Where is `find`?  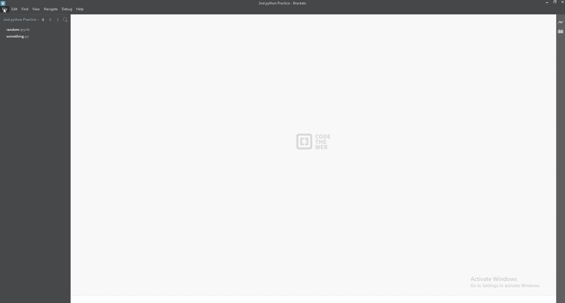
find is located at coordinates (25, 9).